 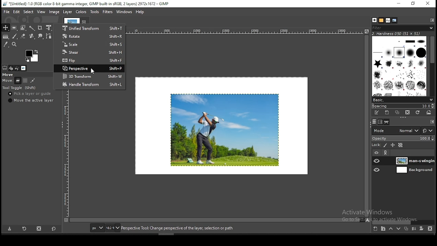 I want to click on perspective tool: change perspective of the layer, selection or path, so click(x=177, y=229).